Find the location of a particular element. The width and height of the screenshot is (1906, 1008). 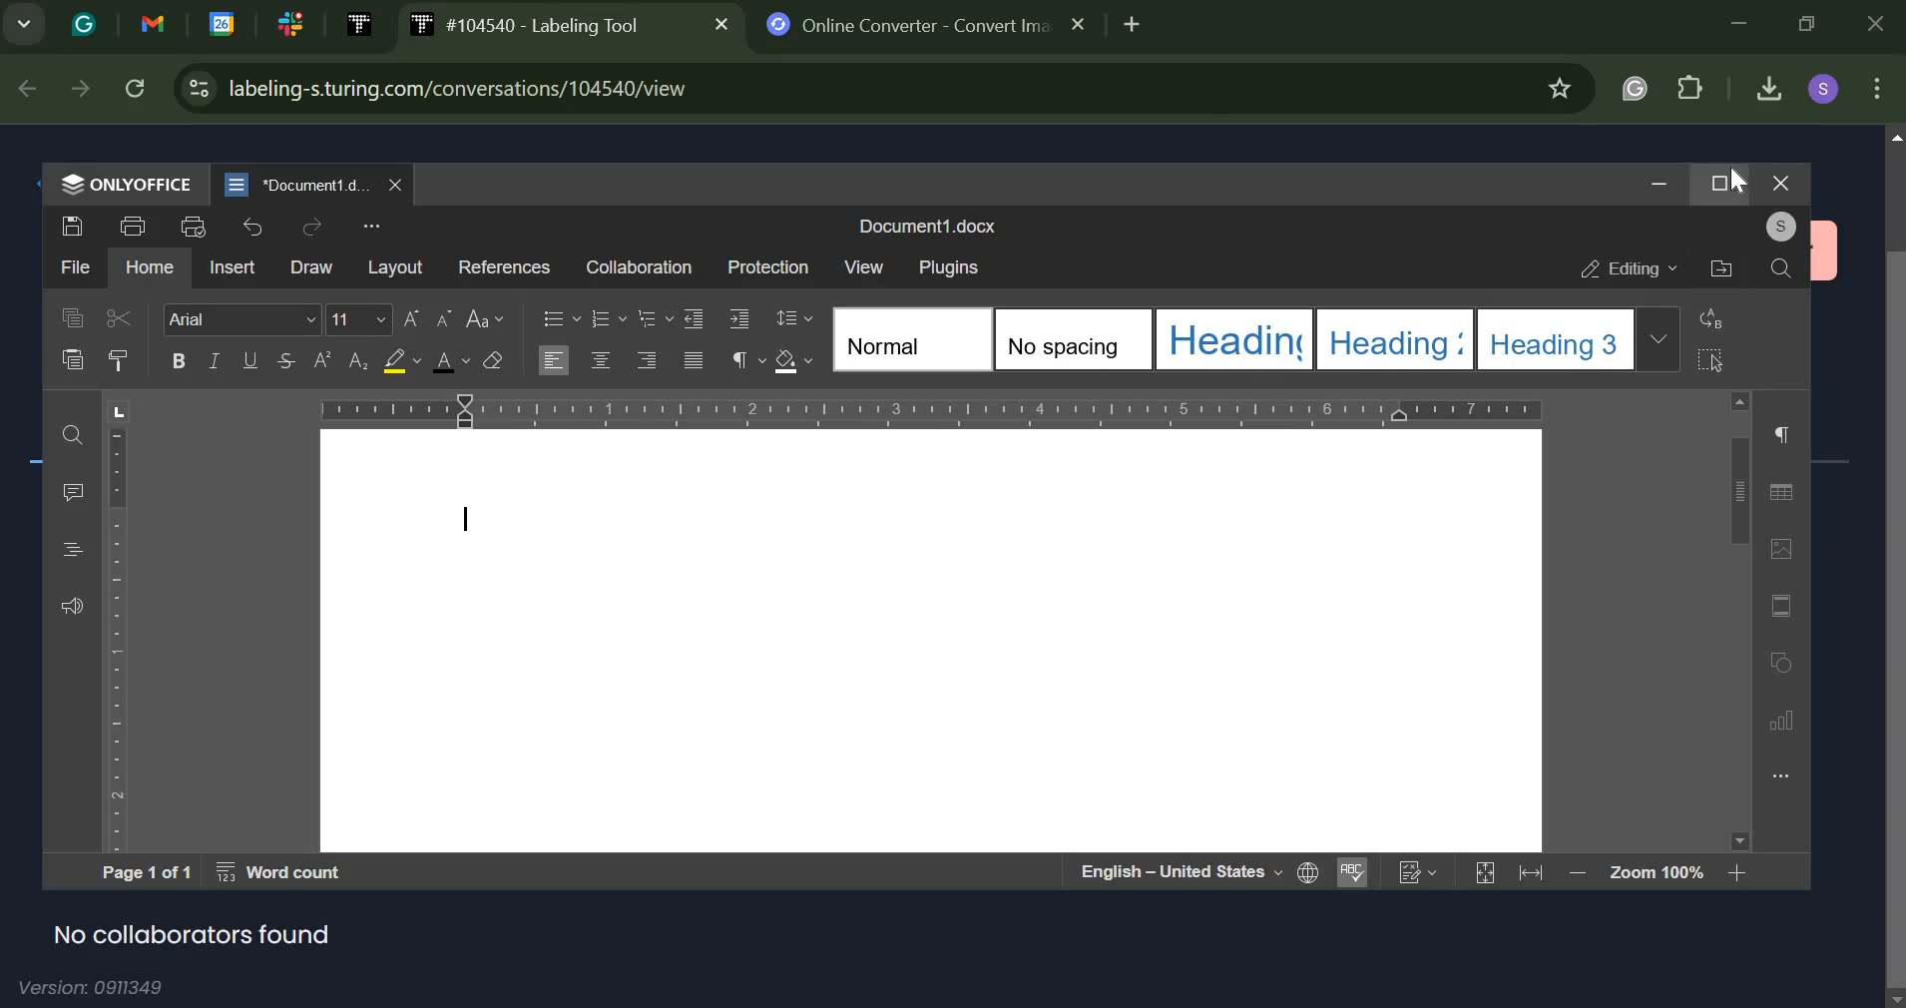

Maximise  is located at coordinates (1720, 183).